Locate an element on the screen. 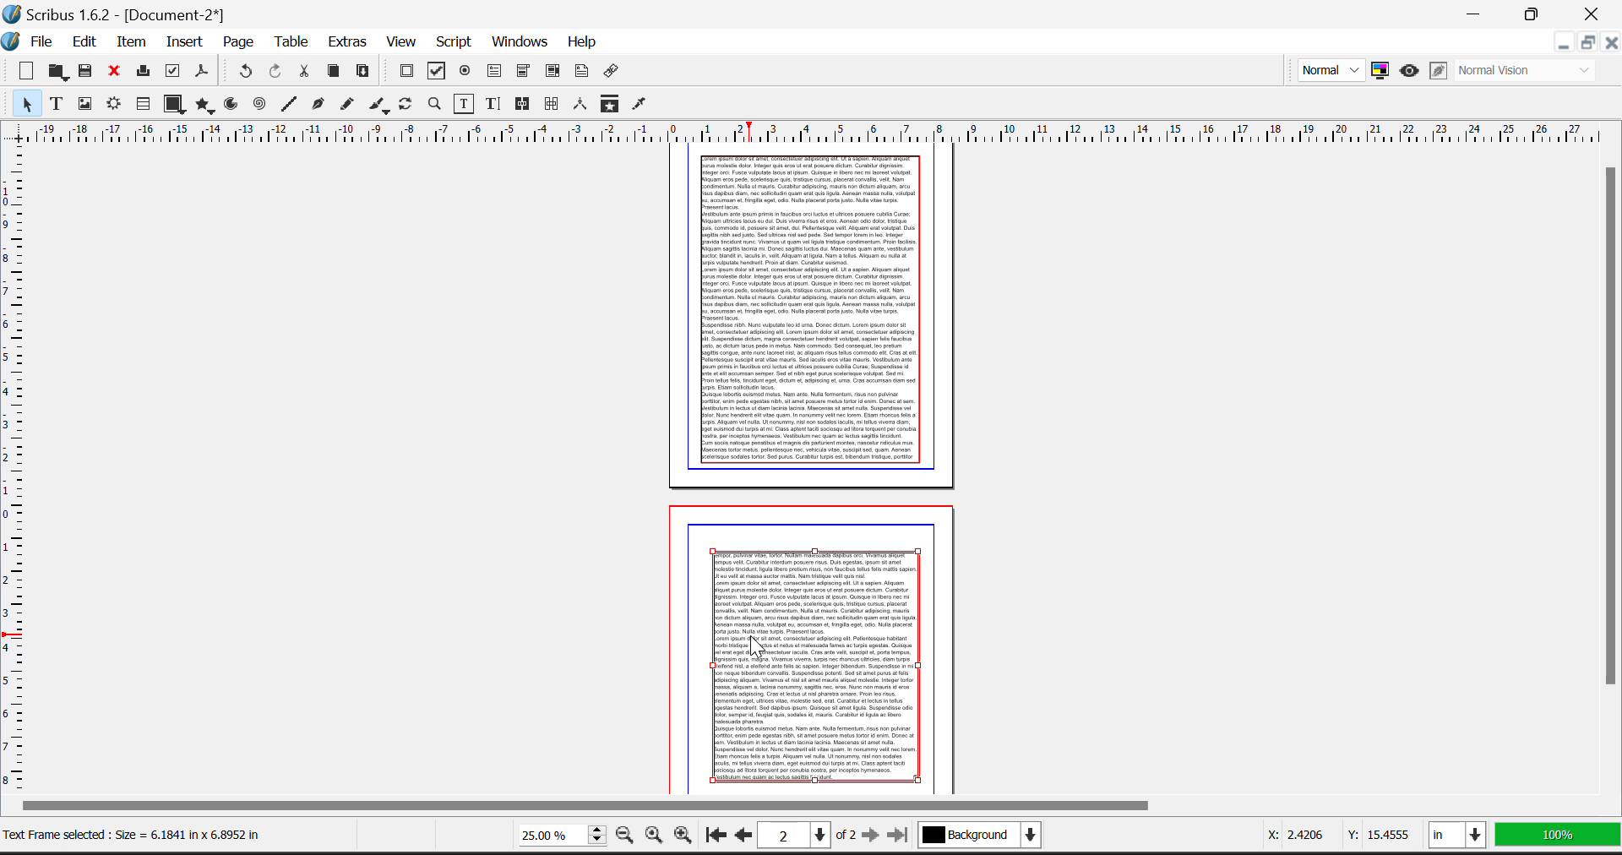 This screenshot has width=1622, height=855. Bezier Curve is located at coordinates (316, 106).